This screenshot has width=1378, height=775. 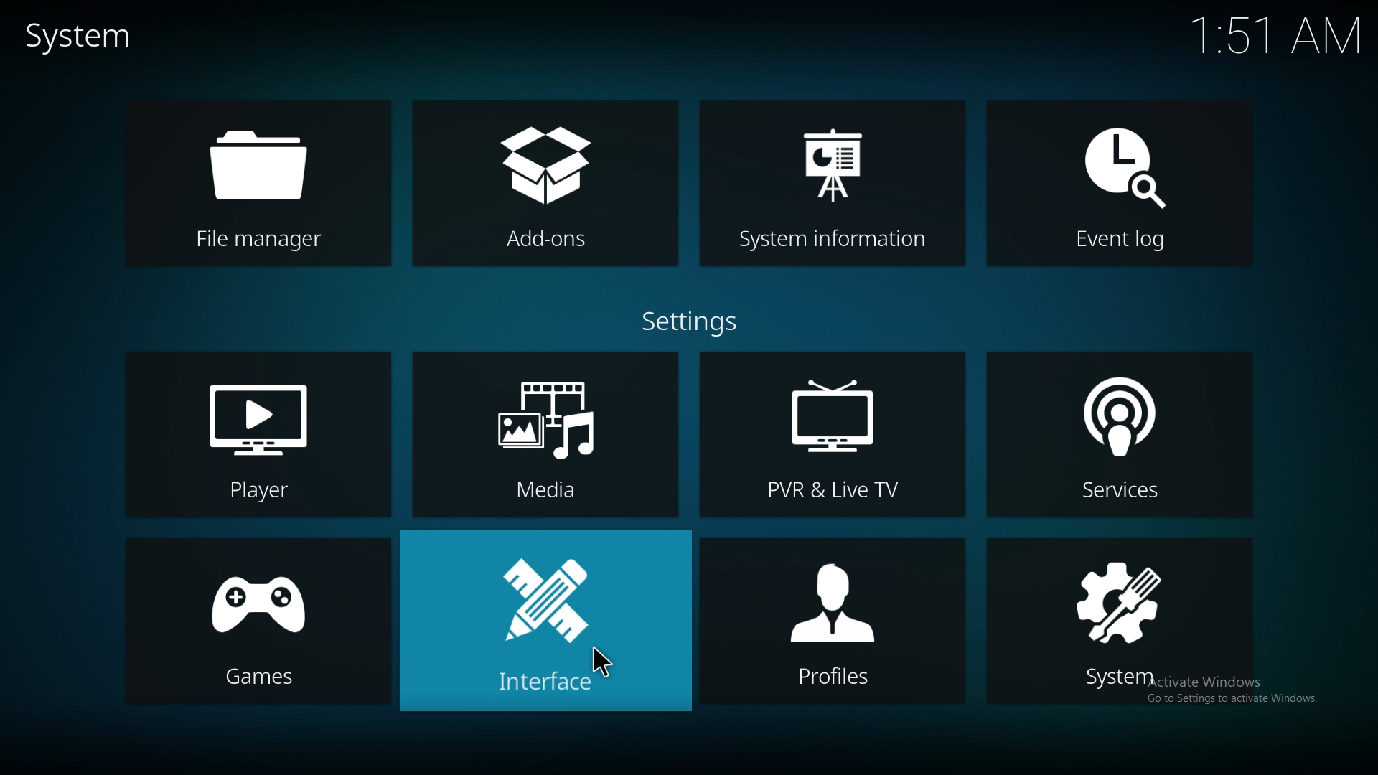 What do you see at coordinates (545, 184) in the screenshot?
I see `add ons` at bounding box center [545, 184].